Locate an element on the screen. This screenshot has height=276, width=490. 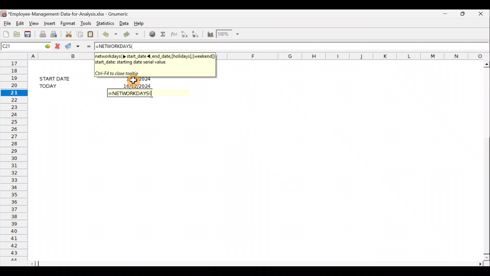
Scroll bar is located at coordinates (258, 263).